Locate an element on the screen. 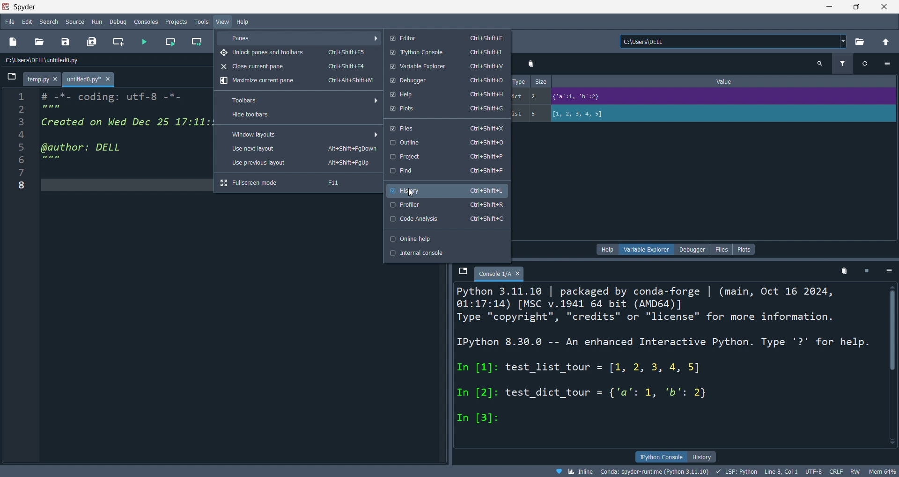  close is located at coordinates (884, 7).